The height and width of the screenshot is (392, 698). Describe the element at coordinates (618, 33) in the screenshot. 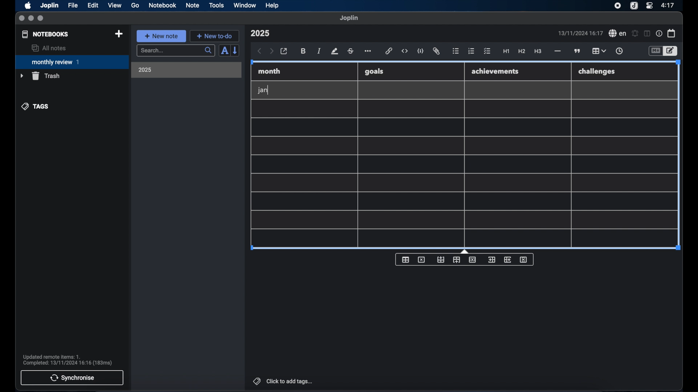

I see `spel check` at that location.